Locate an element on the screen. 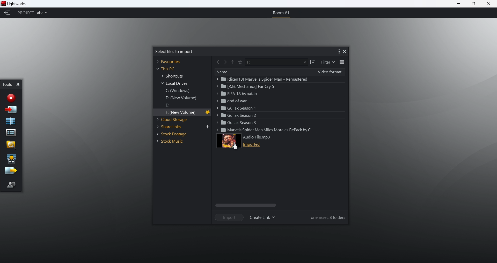  F new volume is located at coordinates (185, 112).